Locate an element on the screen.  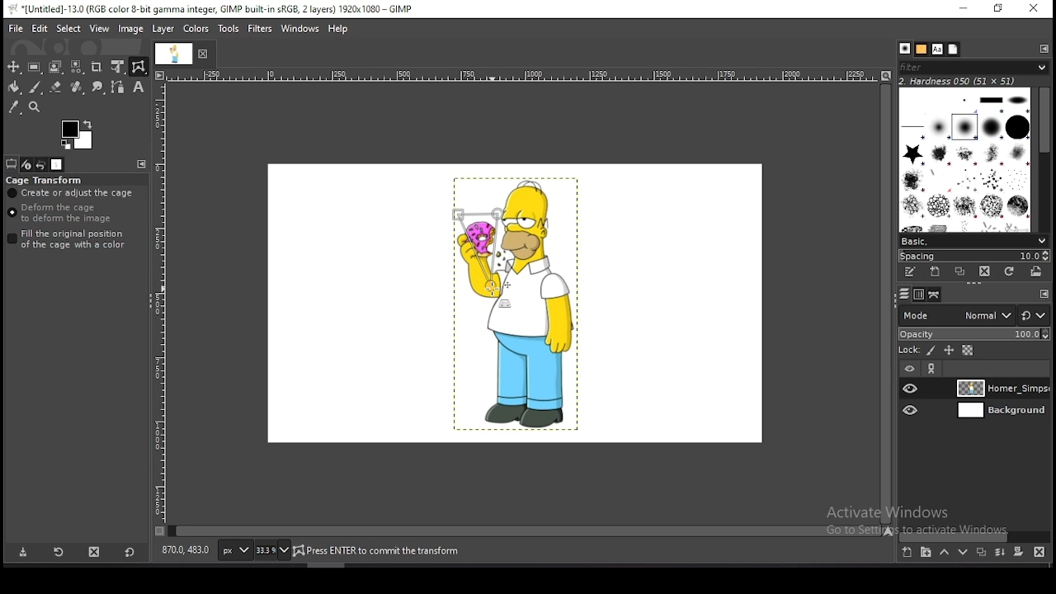
edit is located at coordinates (40, 29).